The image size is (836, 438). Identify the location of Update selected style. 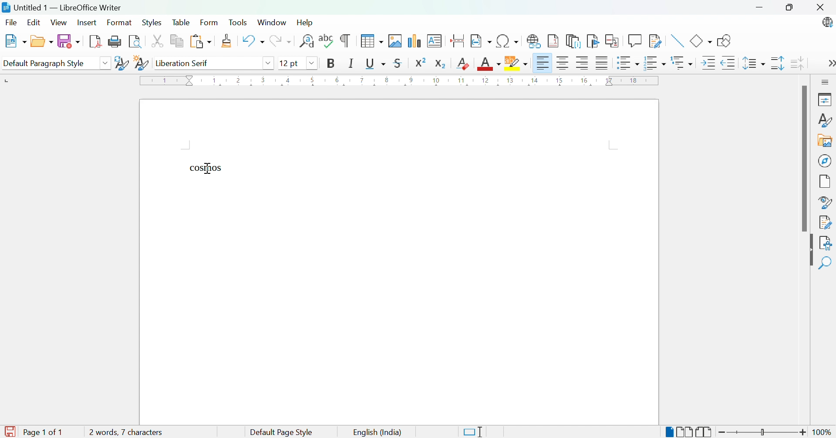
(123, 63).